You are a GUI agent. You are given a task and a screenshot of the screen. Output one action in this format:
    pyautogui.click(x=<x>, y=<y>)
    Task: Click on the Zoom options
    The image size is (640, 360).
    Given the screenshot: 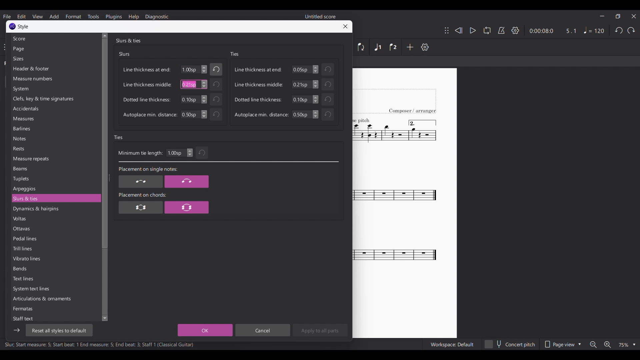 What is the action you would take?
    pyautogui.click(x=627, y=345)
    